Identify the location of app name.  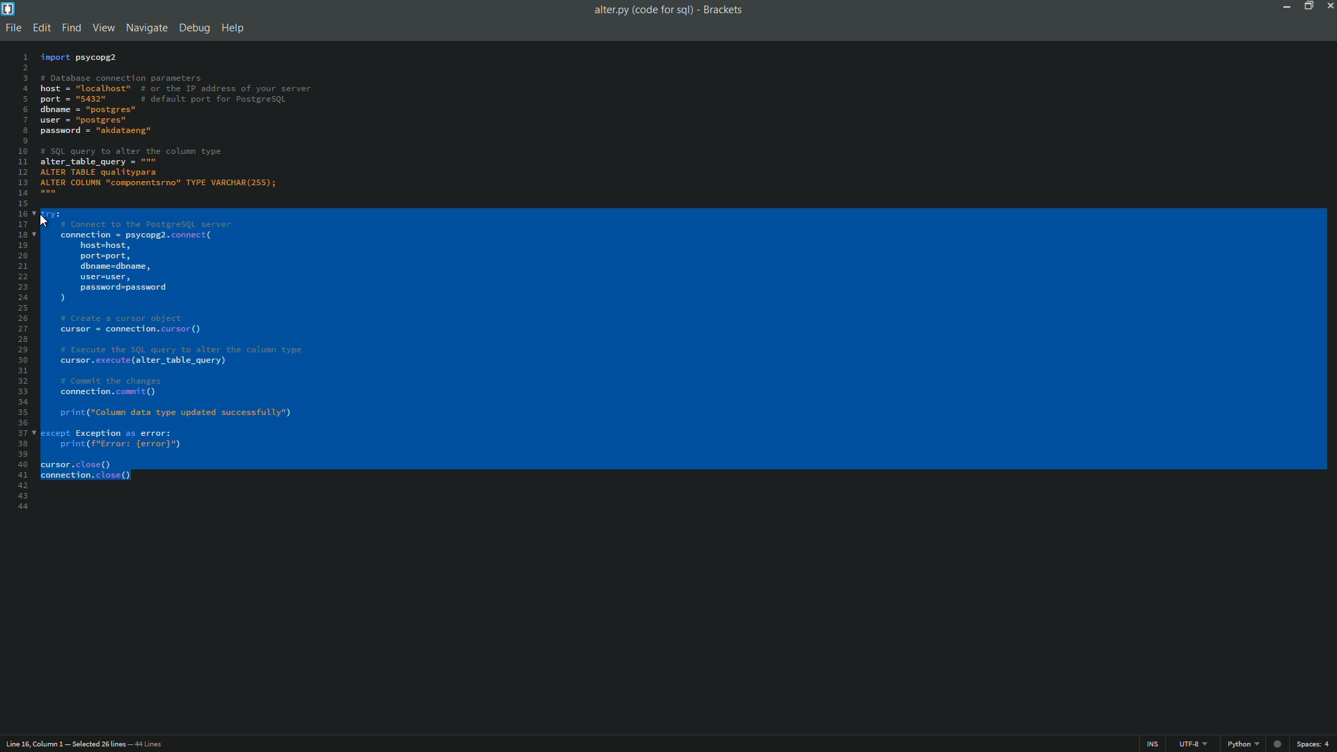
(726, 10).